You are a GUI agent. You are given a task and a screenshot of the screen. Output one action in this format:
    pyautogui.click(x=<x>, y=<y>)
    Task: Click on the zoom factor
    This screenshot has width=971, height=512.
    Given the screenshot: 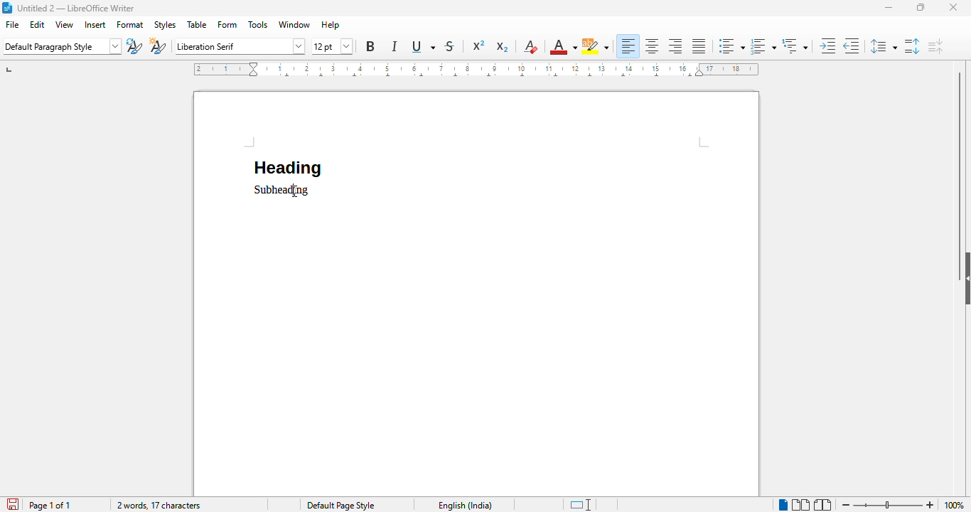 What is the action you would take?
    pyautogui.click(x=954, y=506)
    